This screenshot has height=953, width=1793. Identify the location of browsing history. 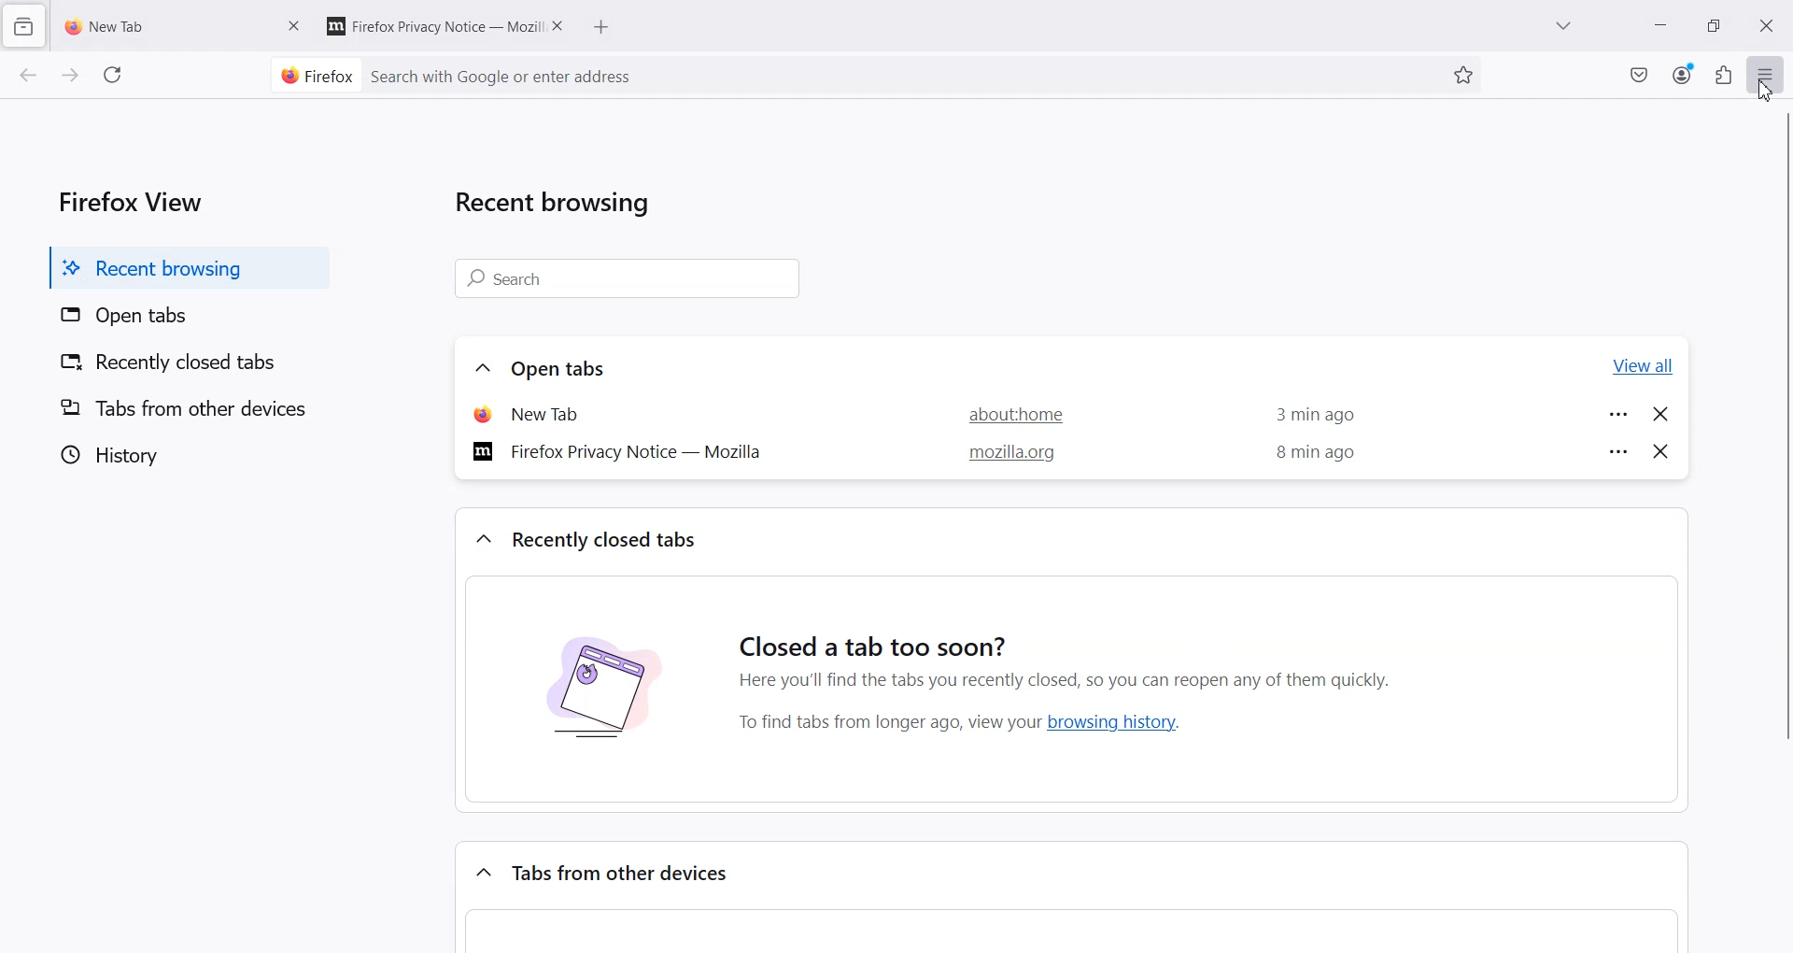
(1120, 721).